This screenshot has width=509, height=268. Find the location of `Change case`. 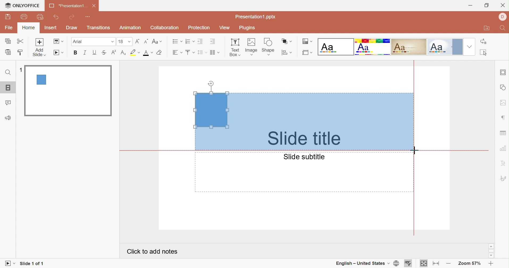

Change case is located at coordinates (156, 41).